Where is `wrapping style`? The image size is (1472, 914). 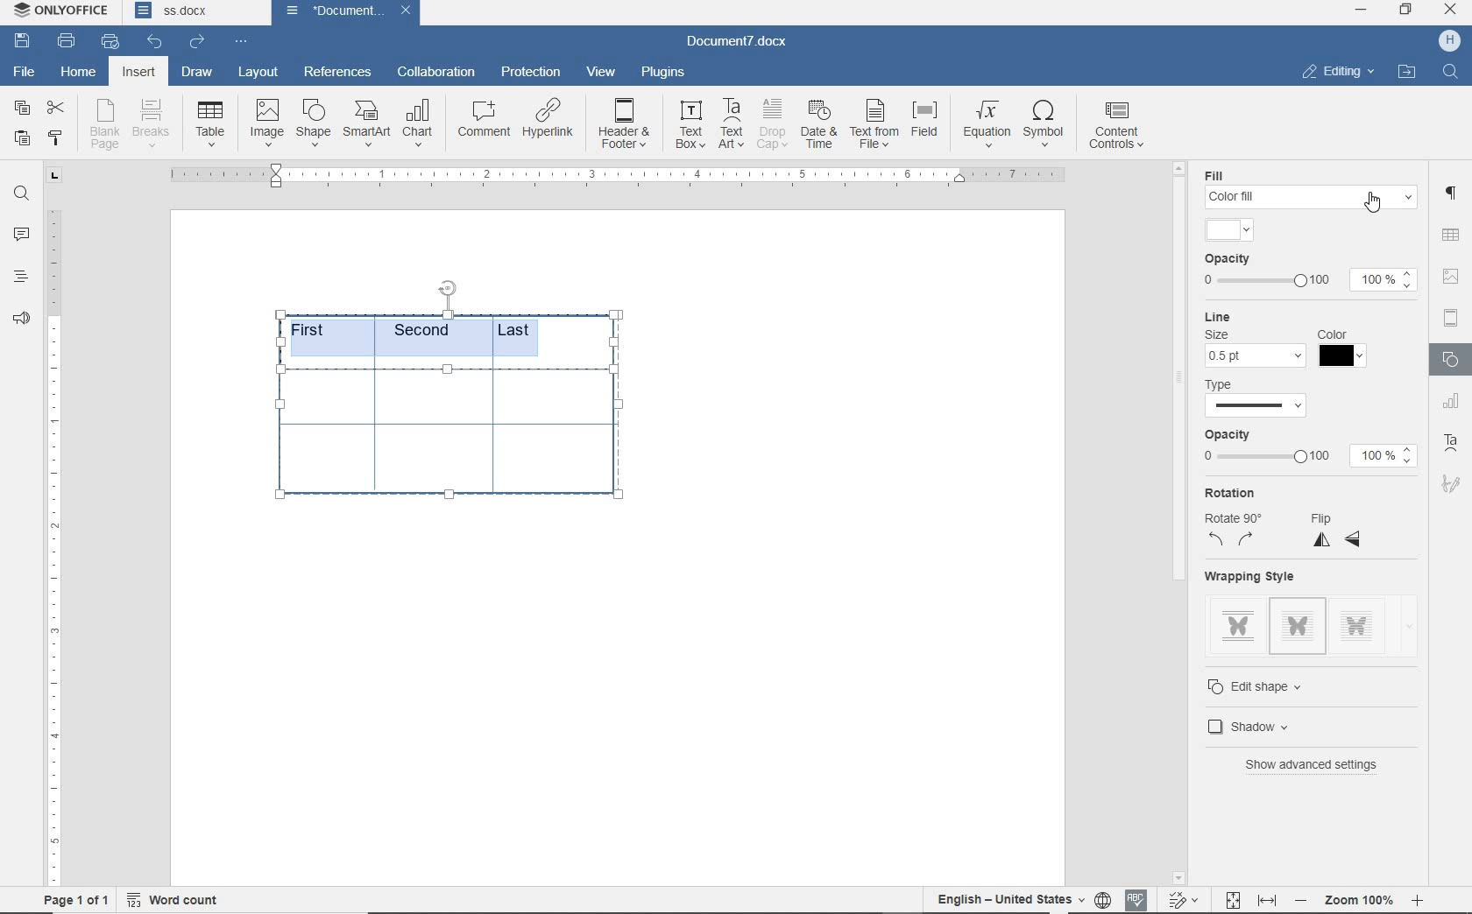 wrapping style is located at coordinates (1258, 576).